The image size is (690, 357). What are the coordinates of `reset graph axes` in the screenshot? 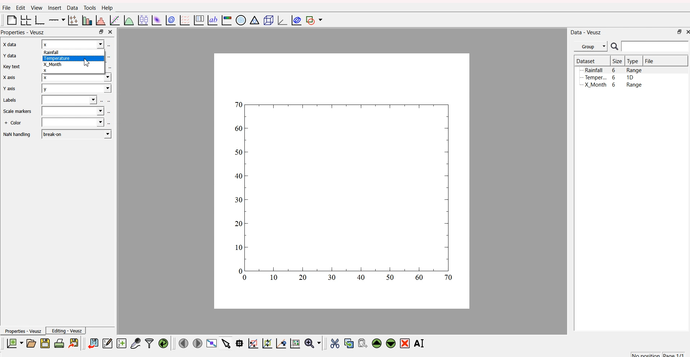 It's located at (296, 343).